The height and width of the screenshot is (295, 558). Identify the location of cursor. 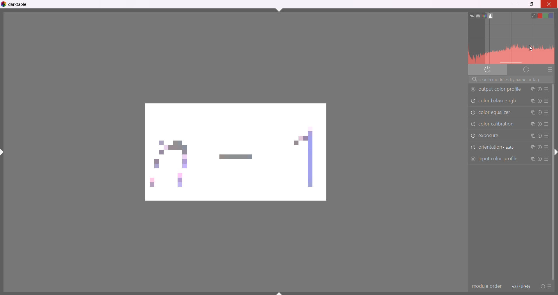
(531, 49).